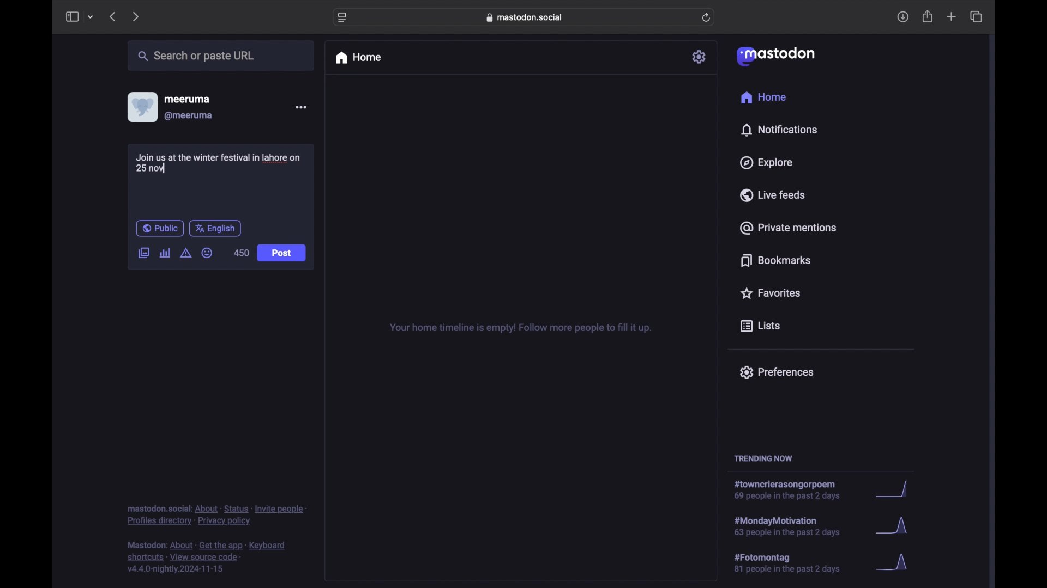 The height and width of the screenshot is (588, 1047). I want to click on web address, so click(527, 17).